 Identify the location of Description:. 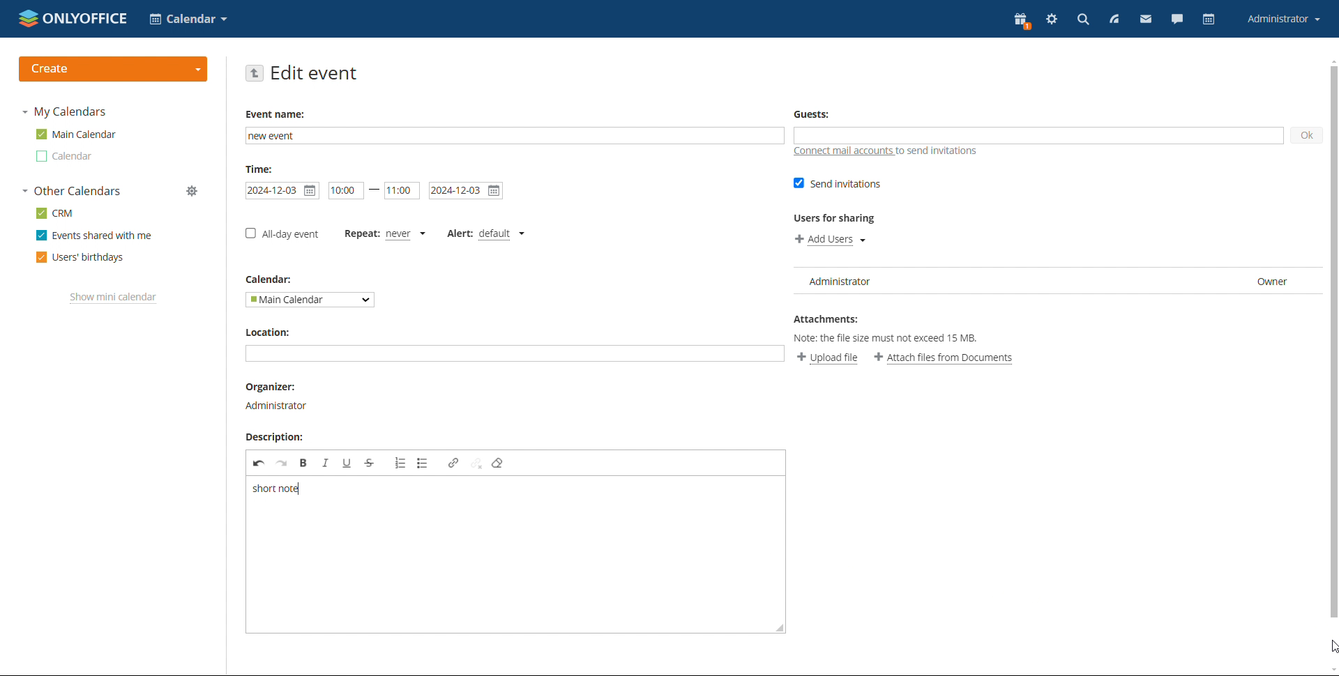
(271, 438).